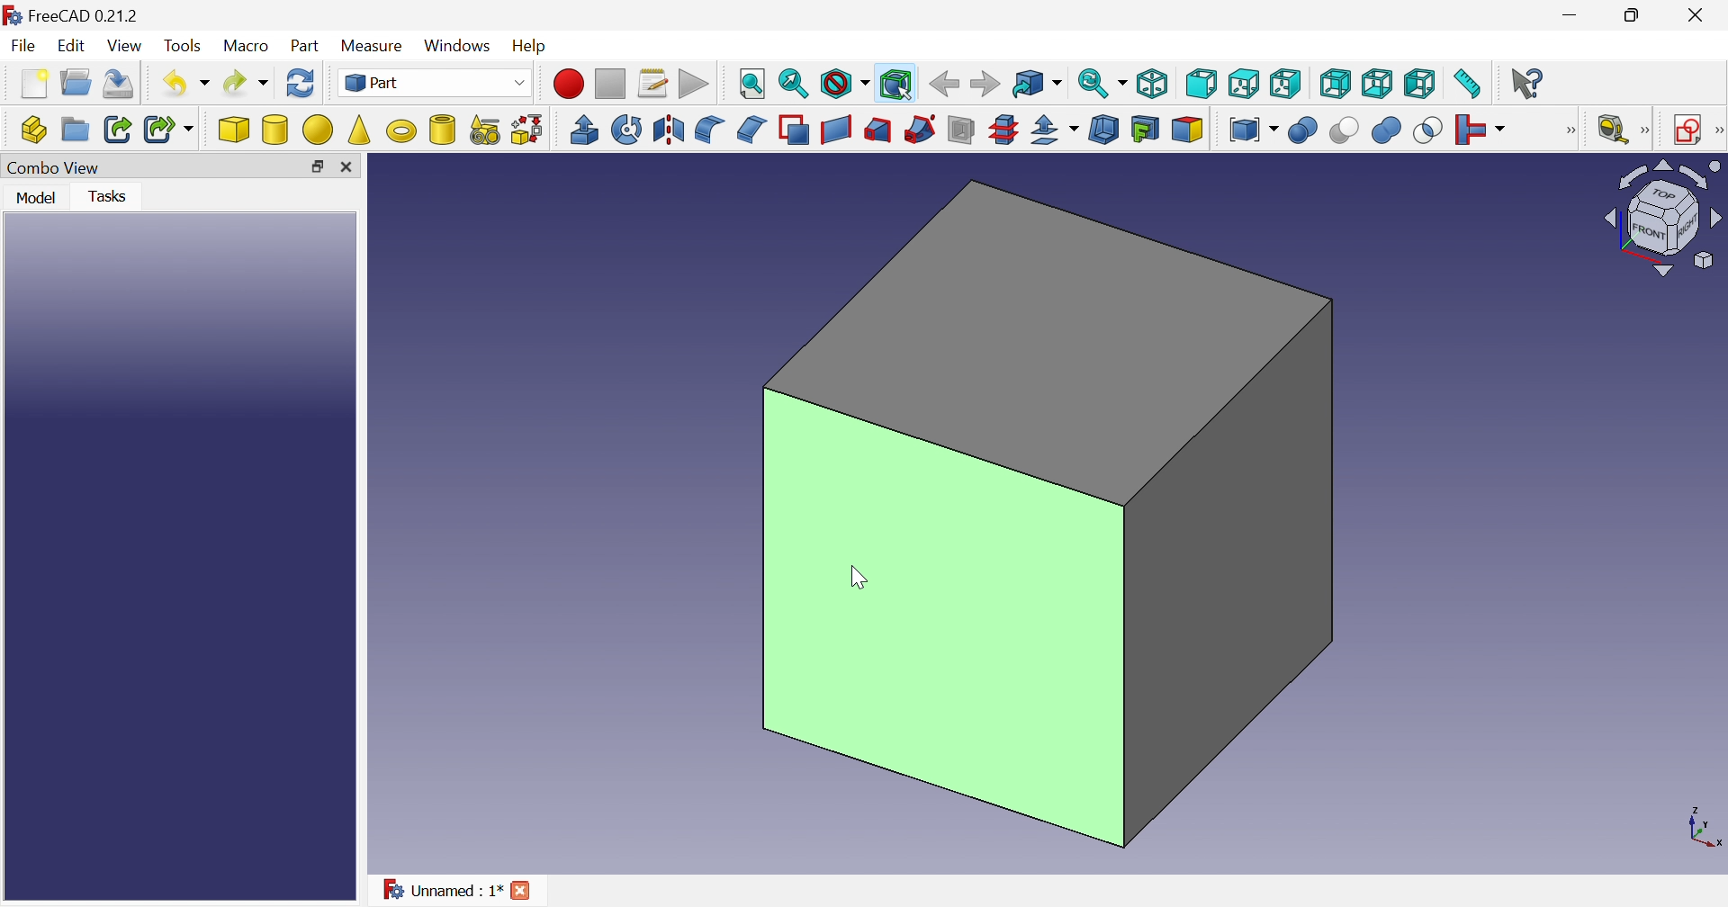  Describe the element at coordinates (1342, 130) in the screenshot. I see `Cut` at that location.